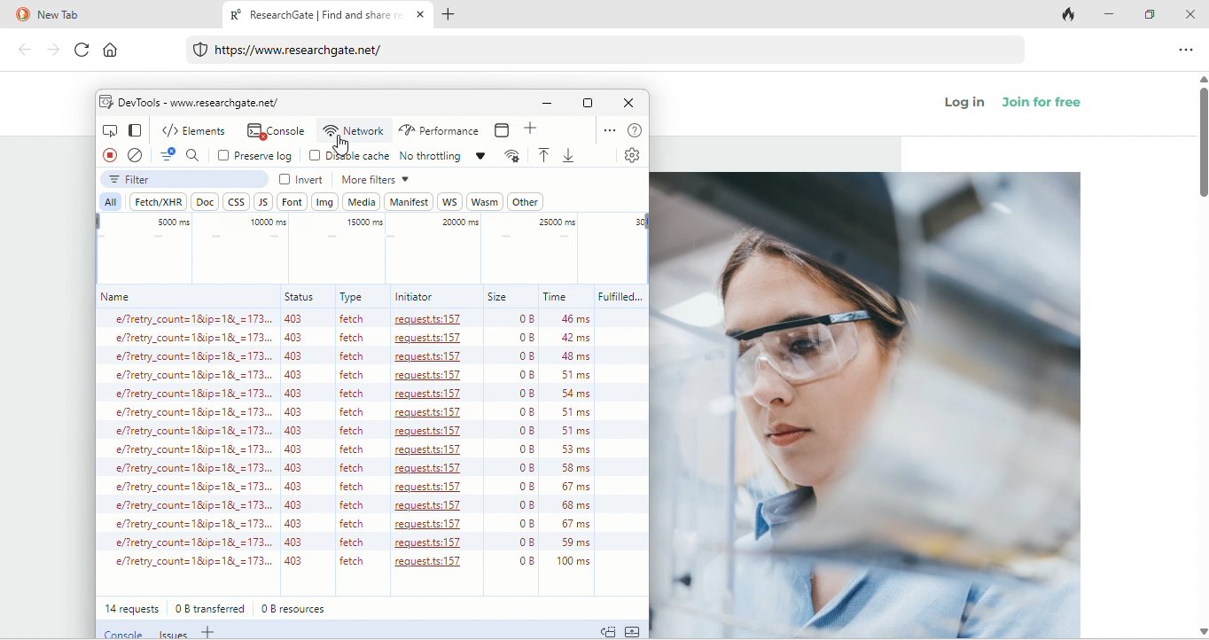  I want to click on add, so click(533, 131).